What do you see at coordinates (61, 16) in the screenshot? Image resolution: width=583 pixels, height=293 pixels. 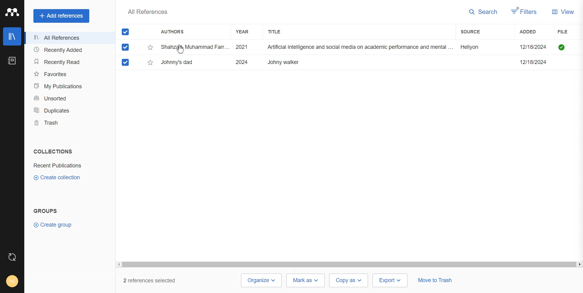 I see `Add references` at bounding box center [61, 16].